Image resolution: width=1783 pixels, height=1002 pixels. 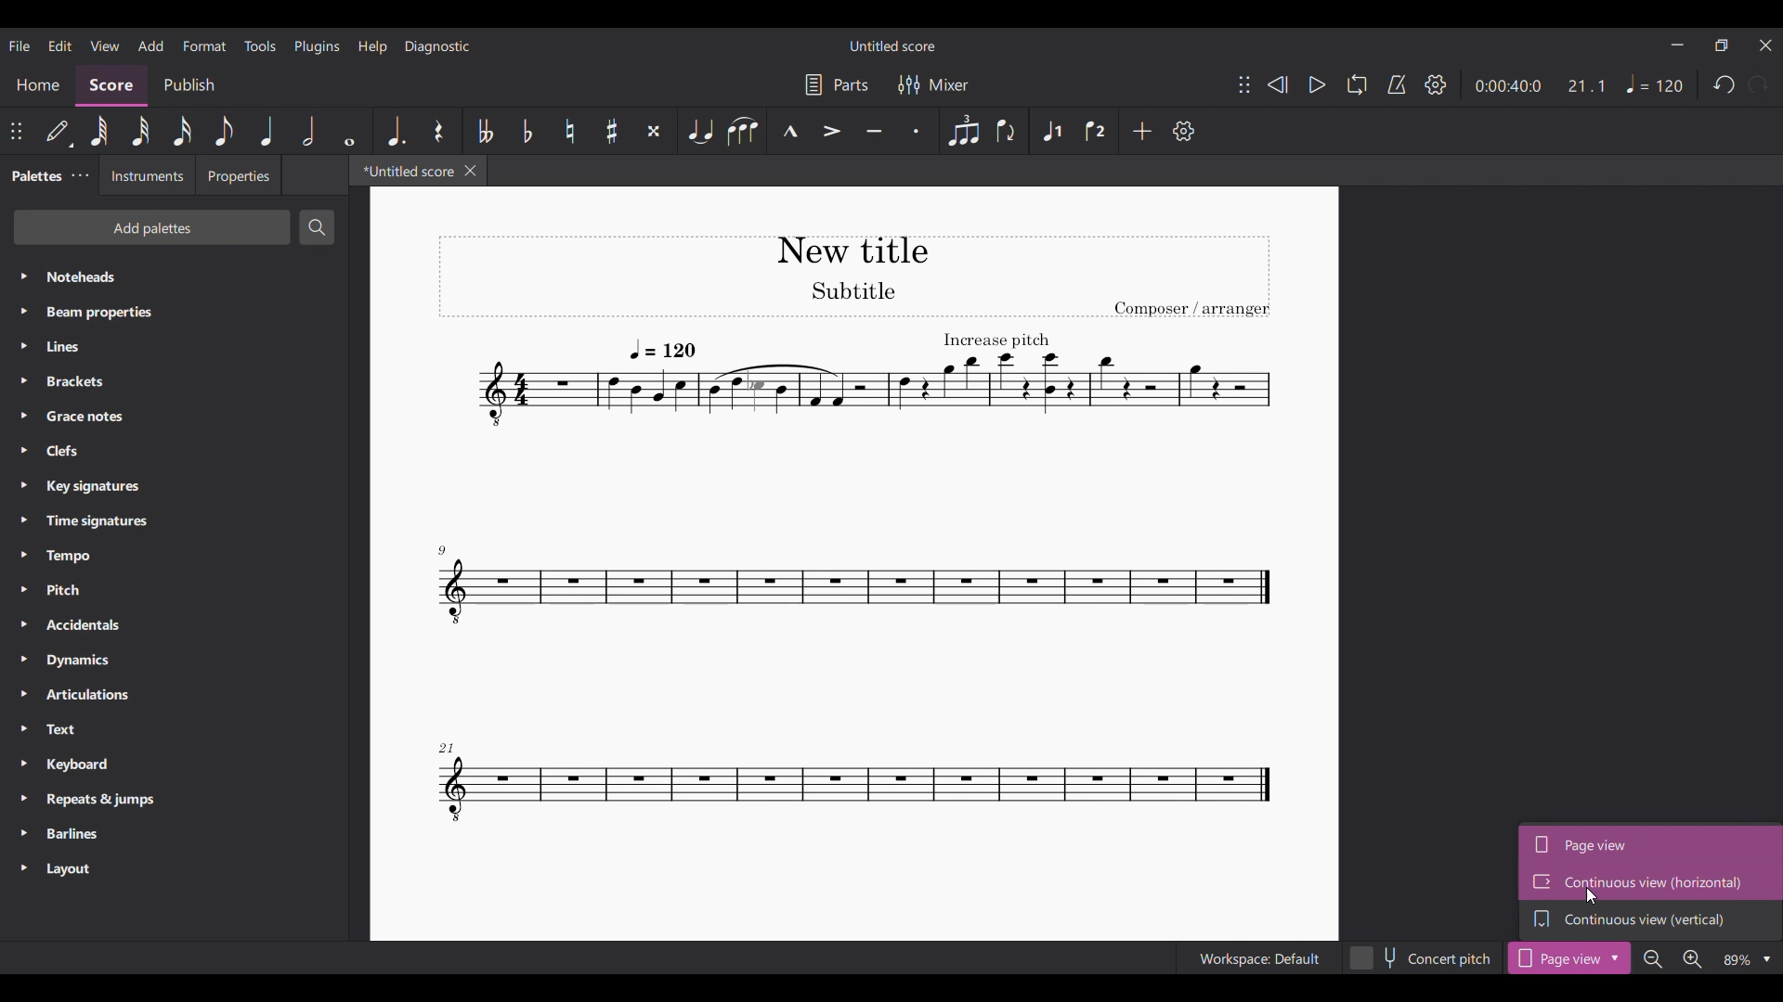 What do you see at coordinates (174, 557) in the screenshot?
I see `Tempo` at bounding box center [174, 557].